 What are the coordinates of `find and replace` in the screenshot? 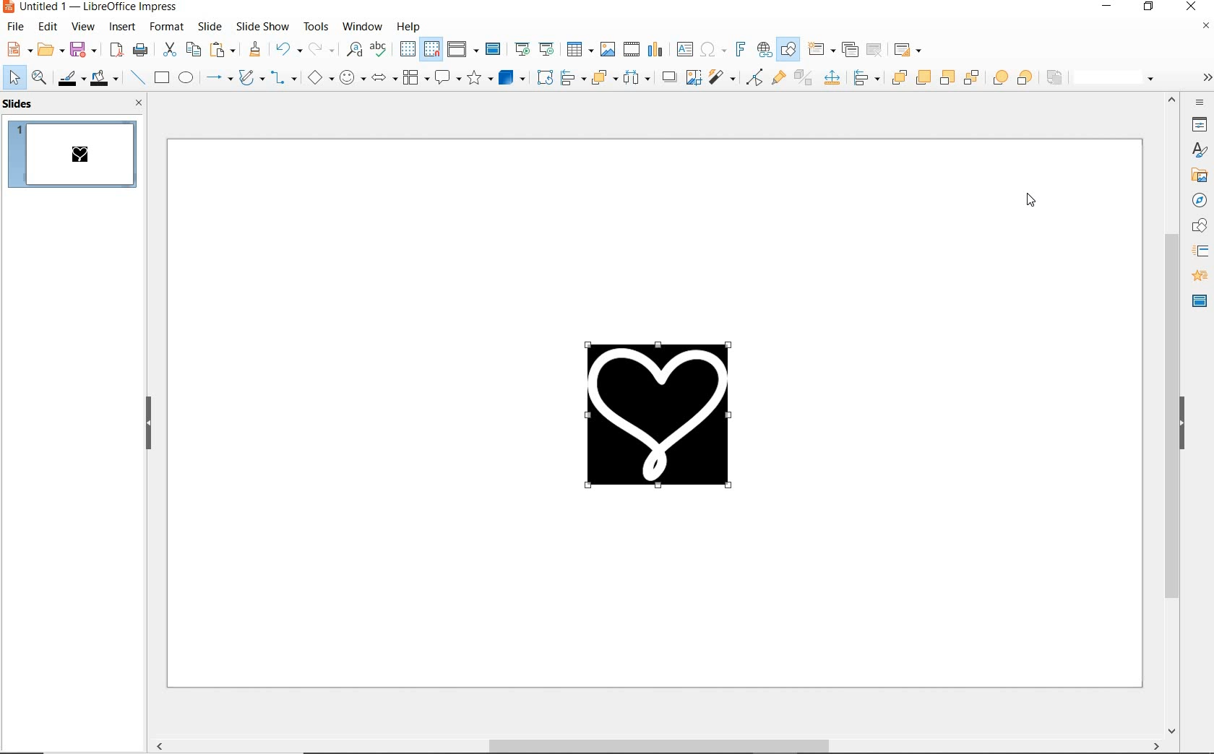 It's located at (355, 51).